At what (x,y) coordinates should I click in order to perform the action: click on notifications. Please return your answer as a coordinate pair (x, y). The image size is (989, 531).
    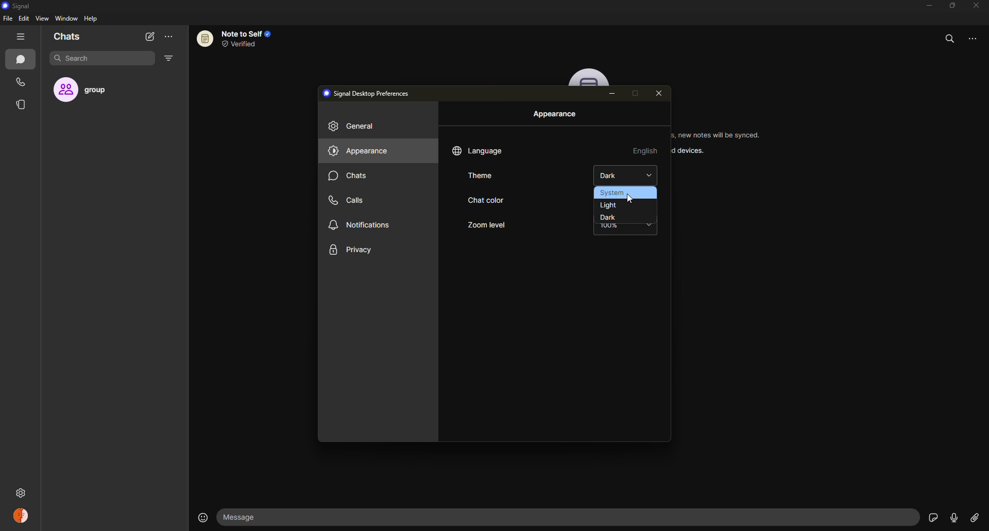
    Looking at the image, I should click on (362, 223).